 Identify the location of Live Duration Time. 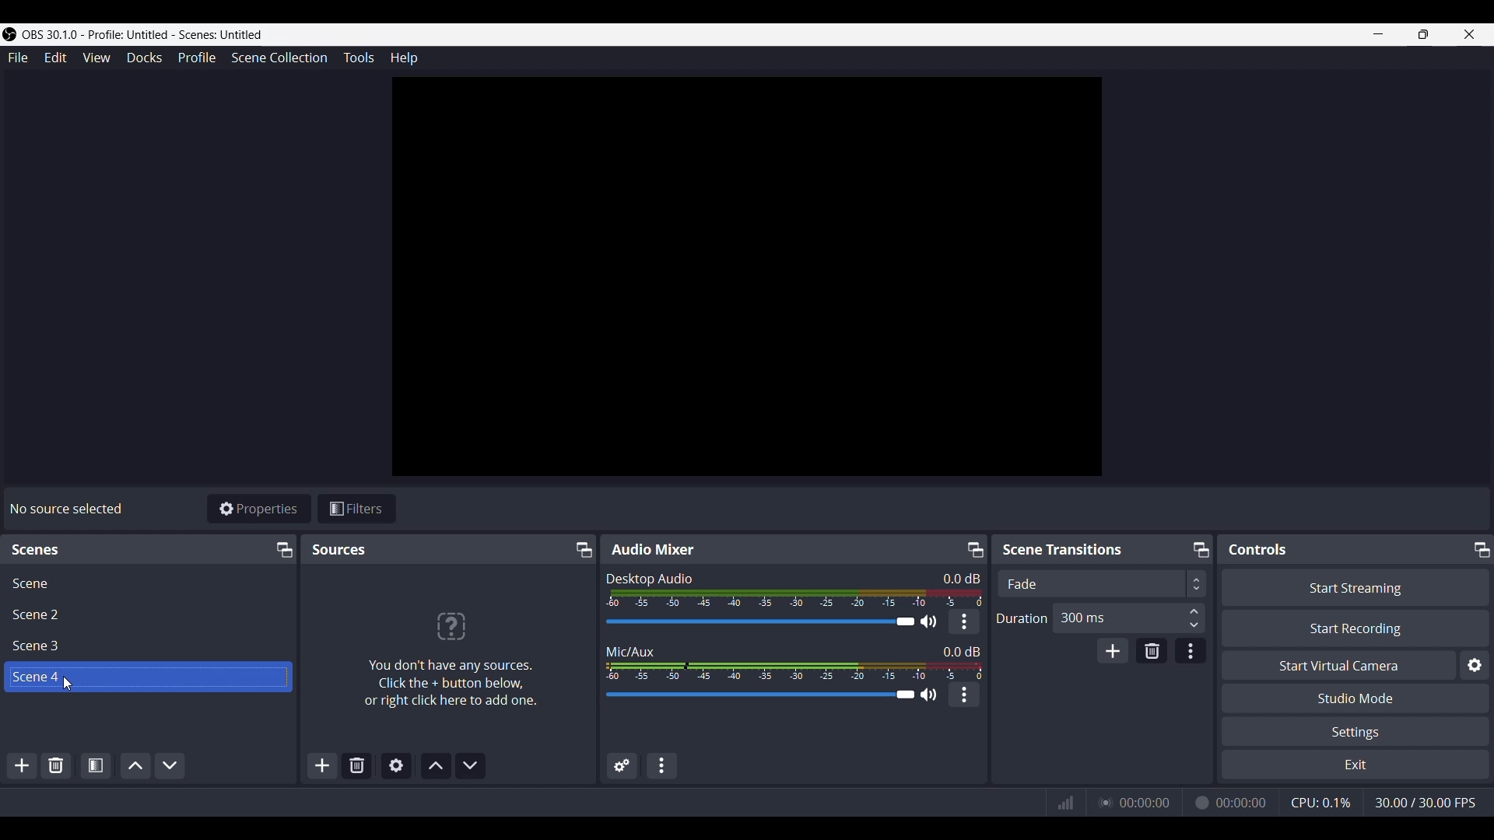
(1144, 803).